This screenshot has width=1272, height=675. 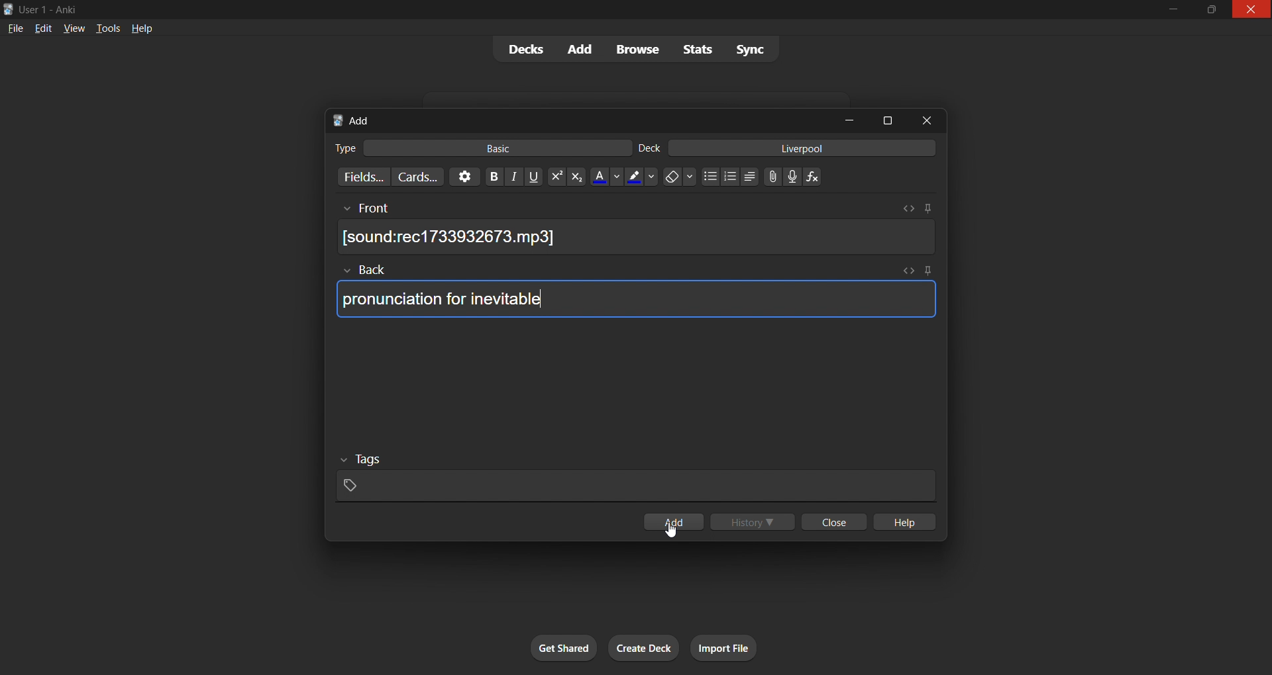 I want to click on text color, so click(x=605, y=177).